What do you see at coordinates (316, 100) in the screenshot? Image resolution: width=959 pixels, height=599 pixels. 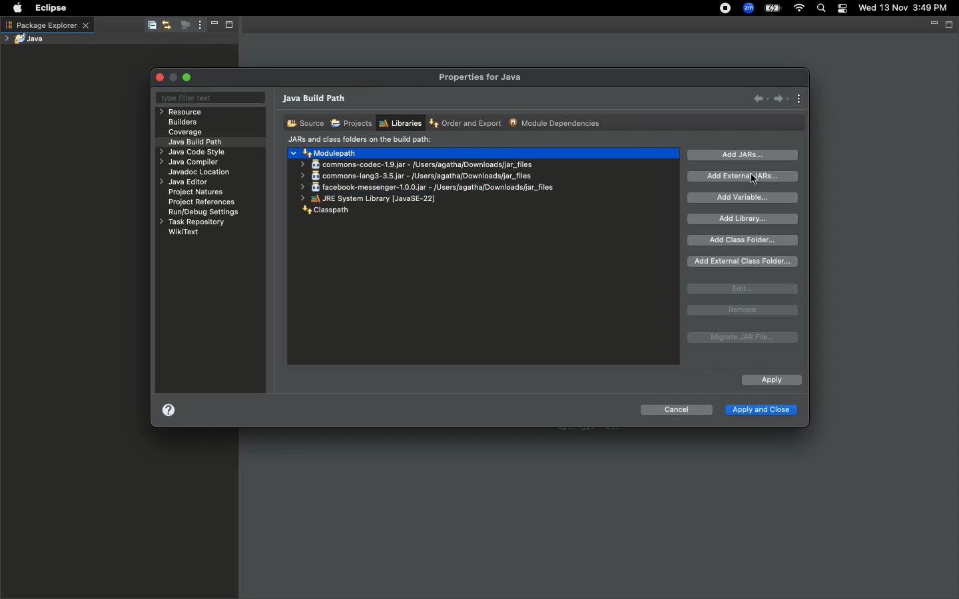 I see `Java build path` at bounding box center [316, 100].